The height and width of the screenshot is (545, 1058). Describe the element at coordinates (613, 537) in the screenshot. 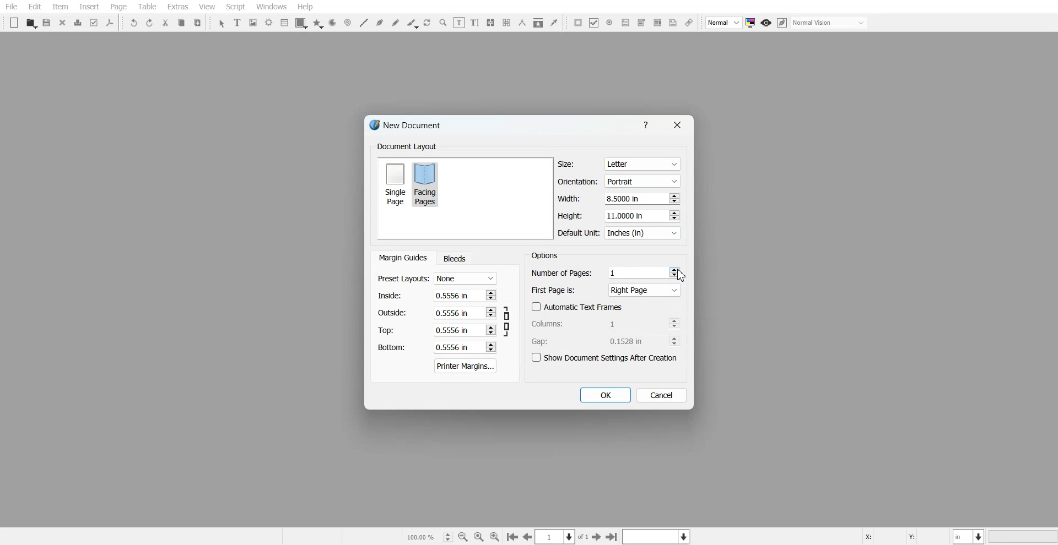

I see `Go to the first page` at that location.